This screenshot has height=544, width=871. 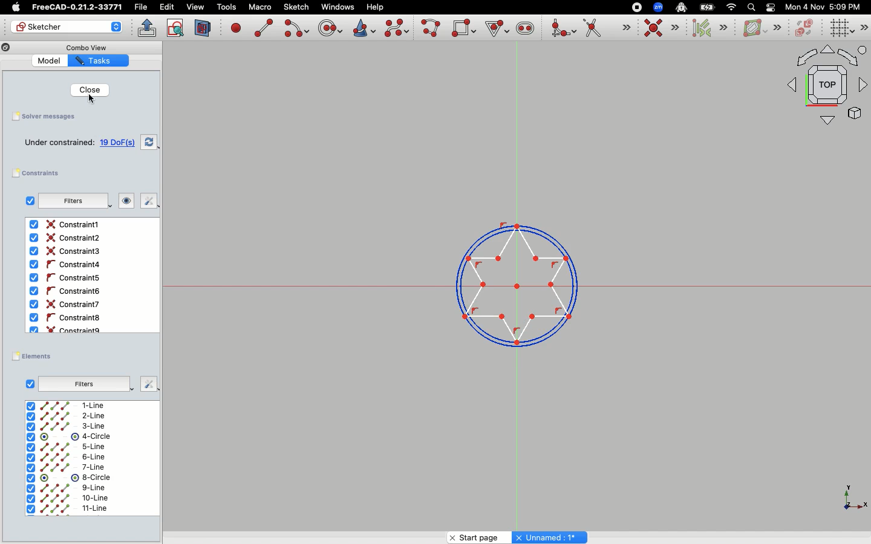 I want to click on Macro, so click(x=259, y=7).